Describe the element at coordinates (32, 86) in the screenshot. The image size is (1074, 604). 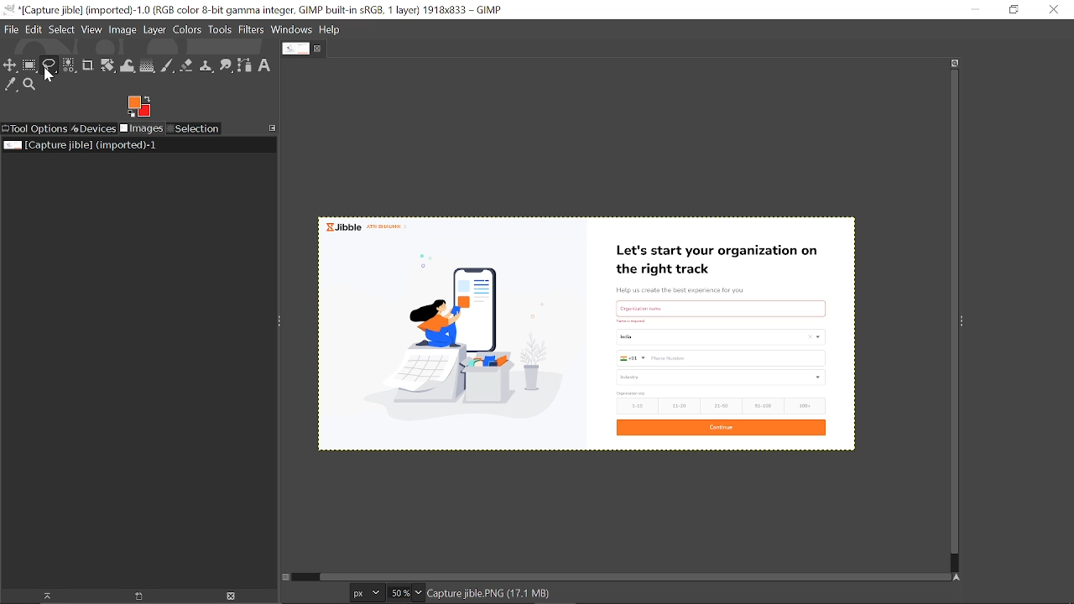
I see `Zoom tool` at that location.